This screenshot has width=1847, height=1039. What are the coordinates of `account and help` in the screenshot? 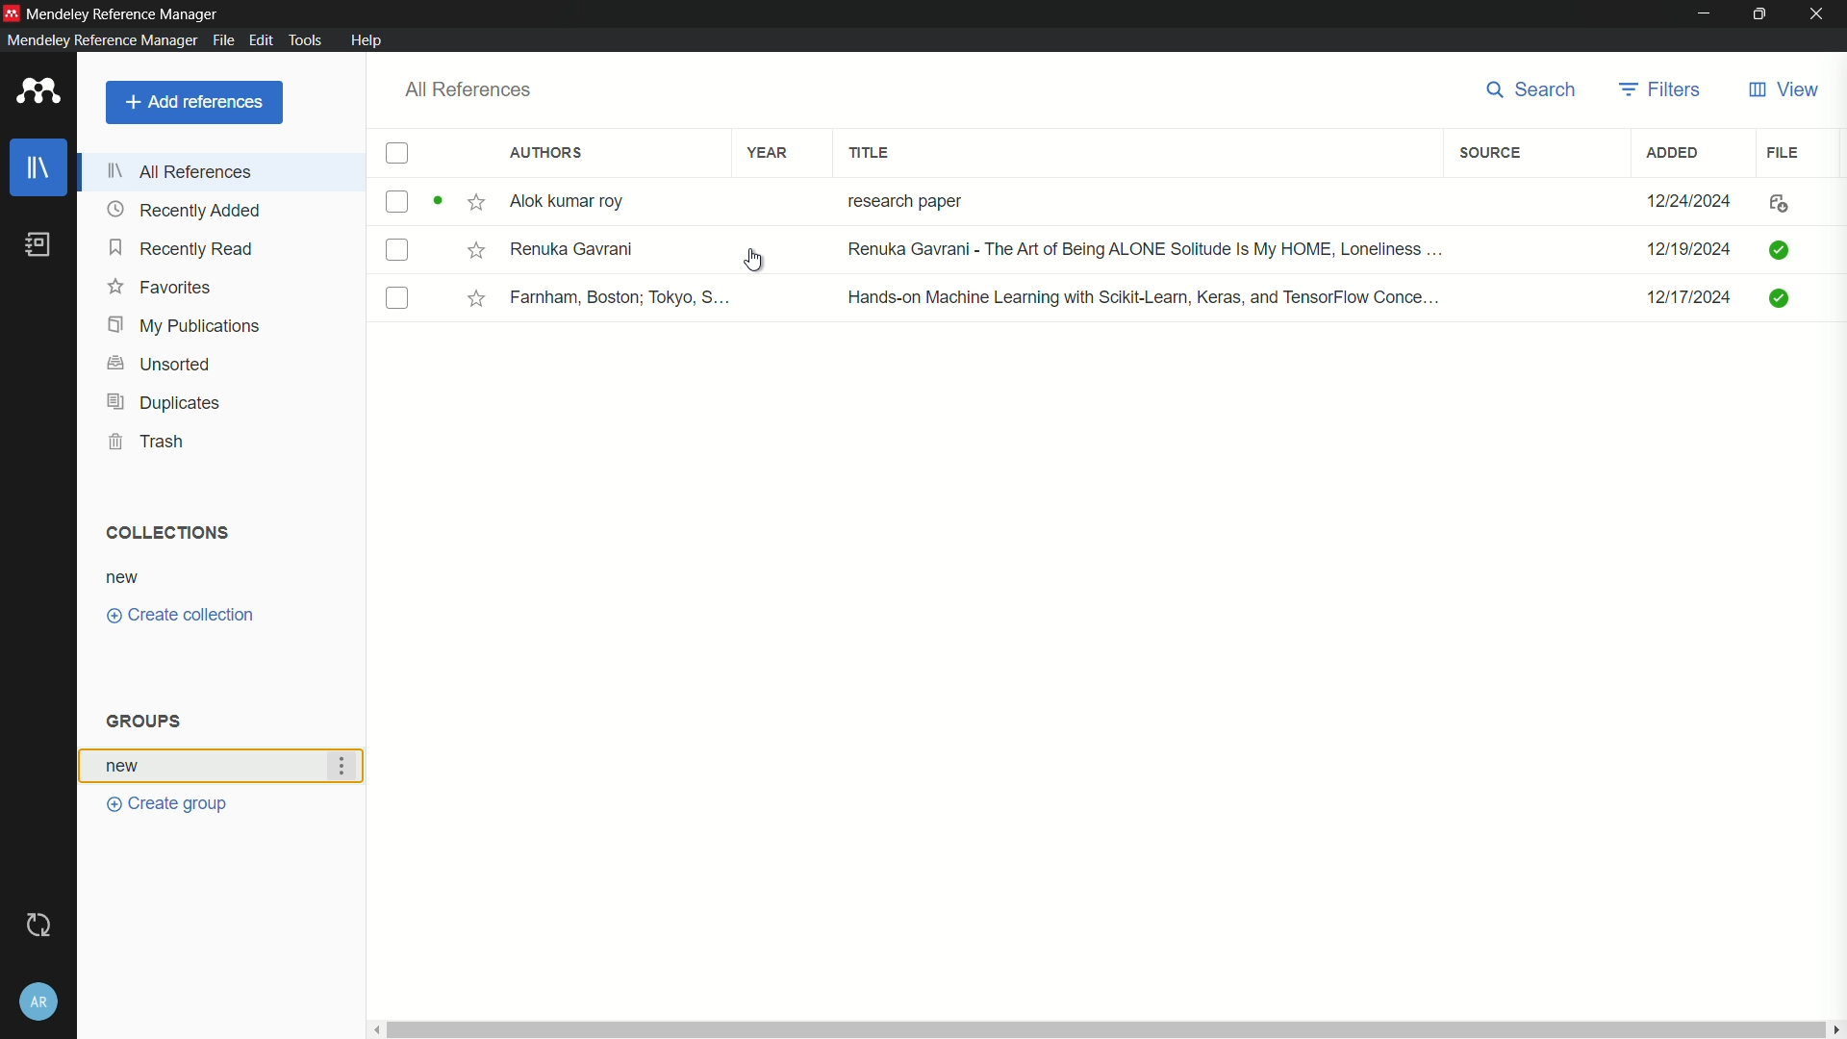 It's located at (38, 1002).